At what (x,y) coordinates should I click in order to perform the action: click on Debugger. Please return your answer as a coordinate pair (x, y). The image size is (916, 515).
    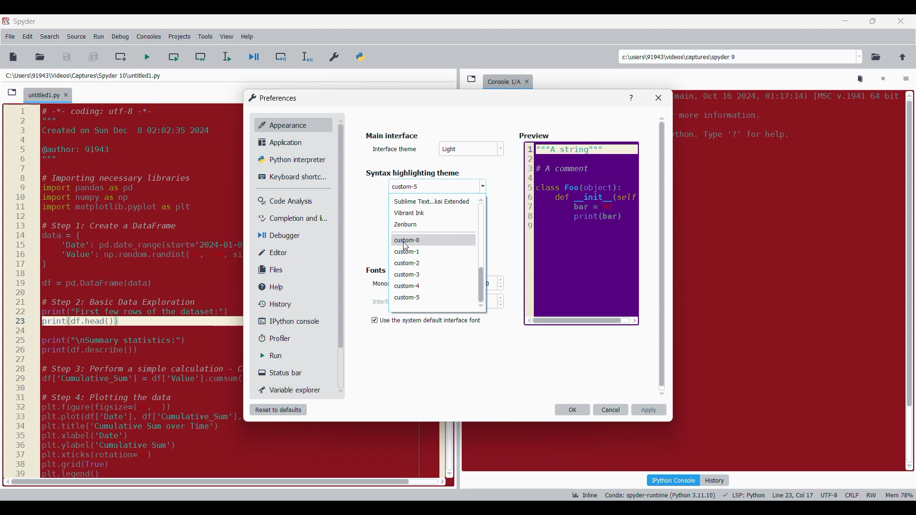
    Looking at the image, I should click on (283, 236).